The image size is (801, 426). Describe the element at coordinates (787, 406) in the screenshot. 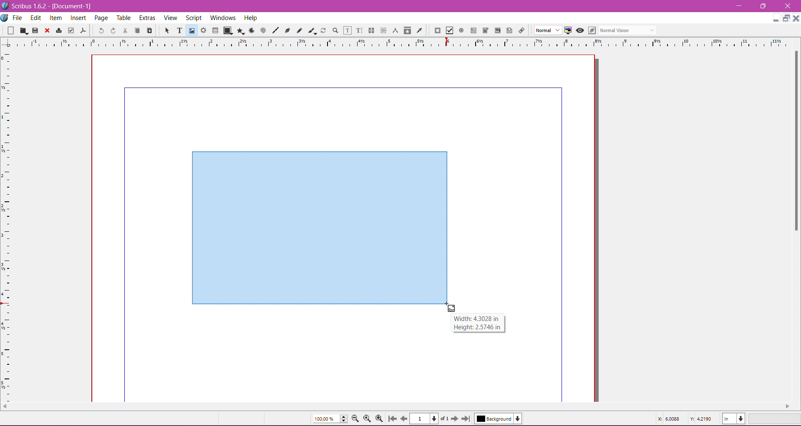

I see `scroll right` at that location.